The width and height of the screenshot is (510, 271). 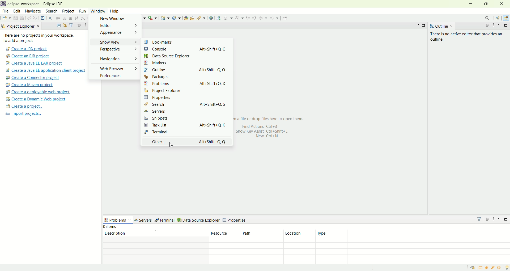 What do you see at coordinates (23, 107) in the screenshot?
I see `create a project` at bounding box center [23, 107].